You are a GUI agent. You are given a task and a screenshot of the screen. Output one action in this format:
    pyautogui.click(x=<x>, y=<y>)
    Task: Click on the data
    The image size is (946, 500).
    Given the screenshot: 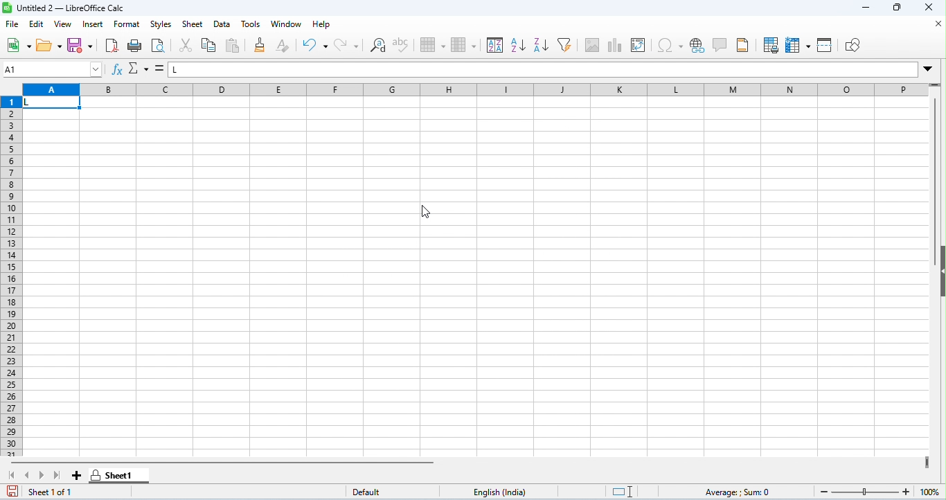 What is the action you would take?
    pyautogui.click(x=224, y=25)
    